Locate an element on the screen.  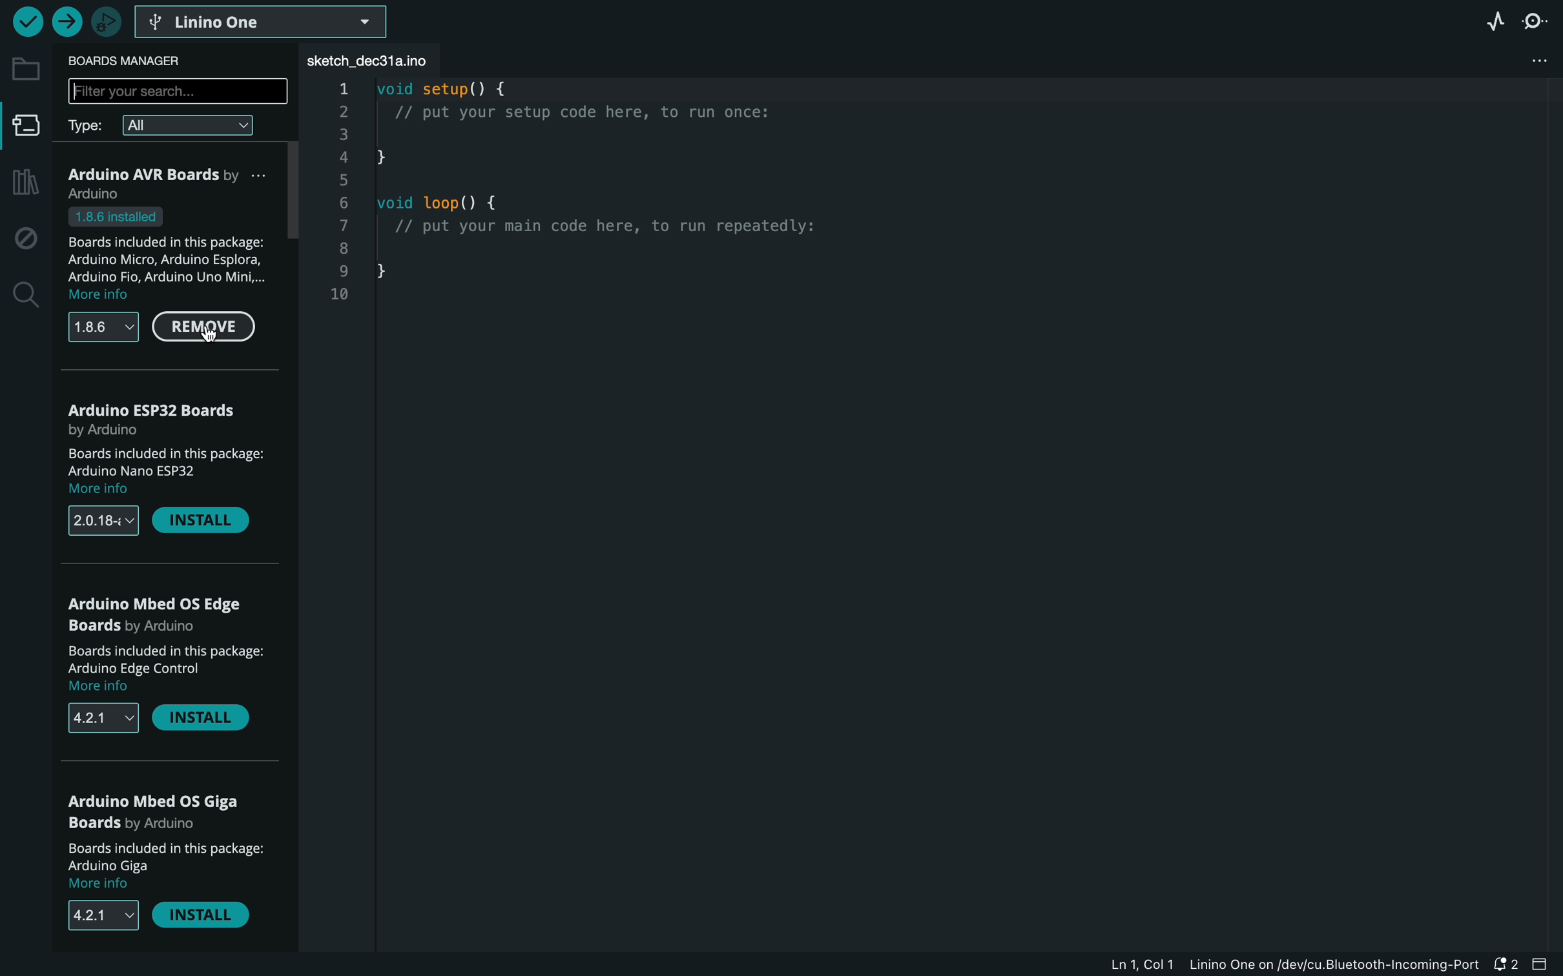
more info is located at coordinates (105, 492).